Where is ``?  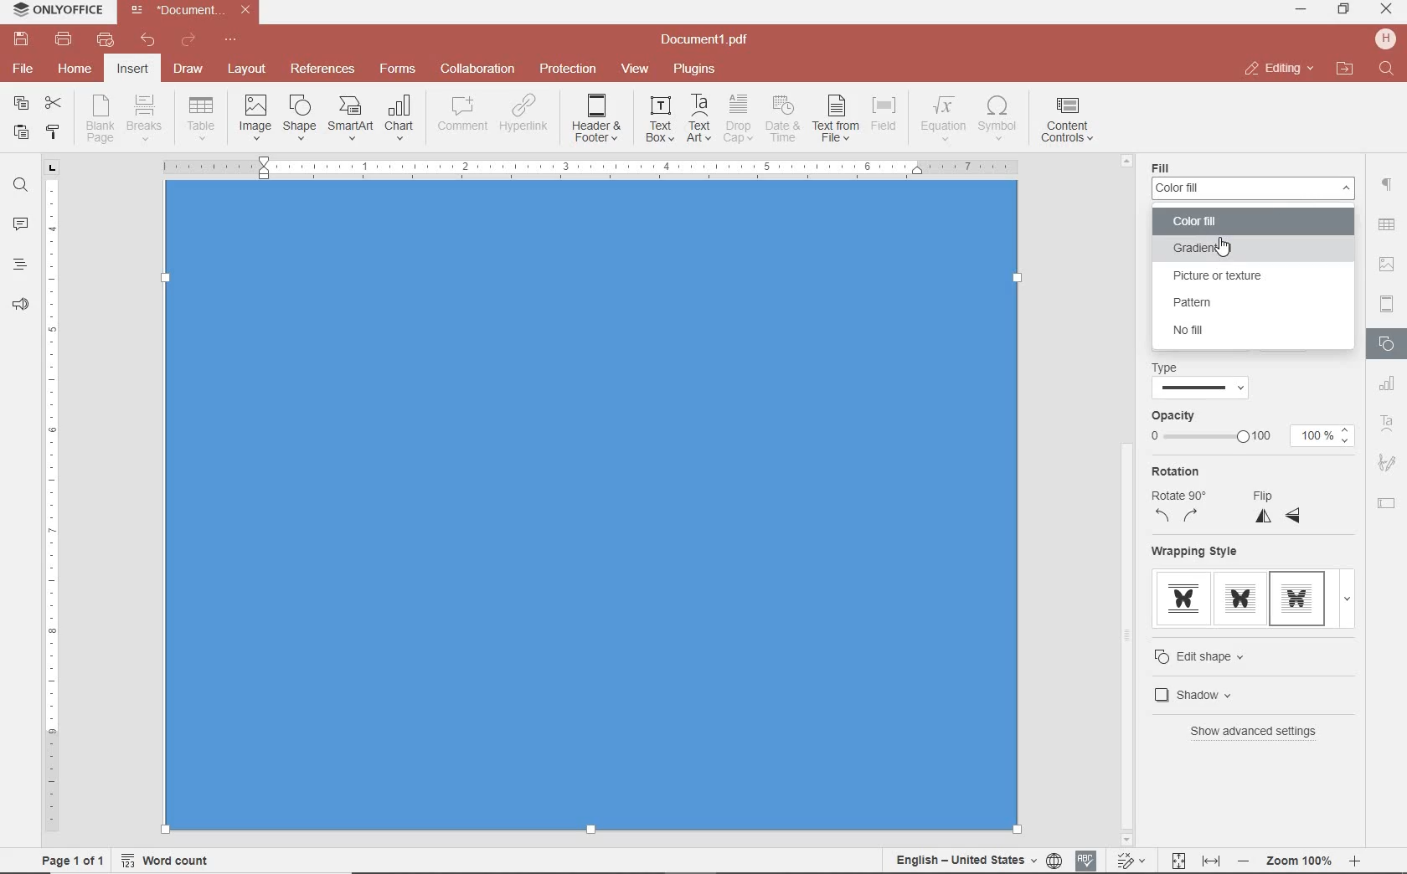
 is located at coordinates (1252, 183).